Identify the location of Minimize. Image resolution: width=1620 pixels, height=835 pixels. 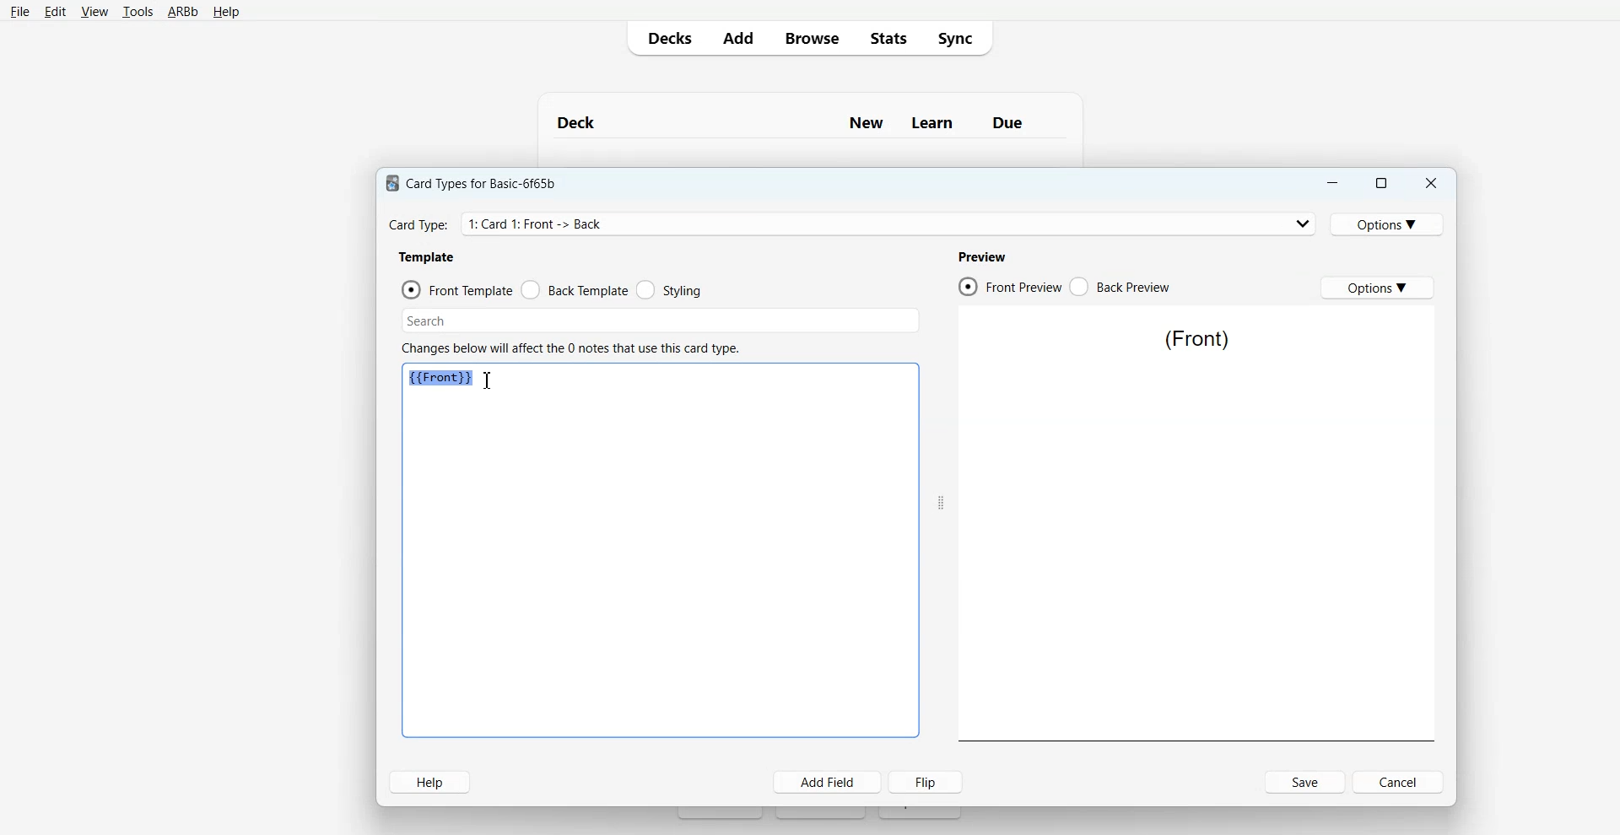
(1333, 182).